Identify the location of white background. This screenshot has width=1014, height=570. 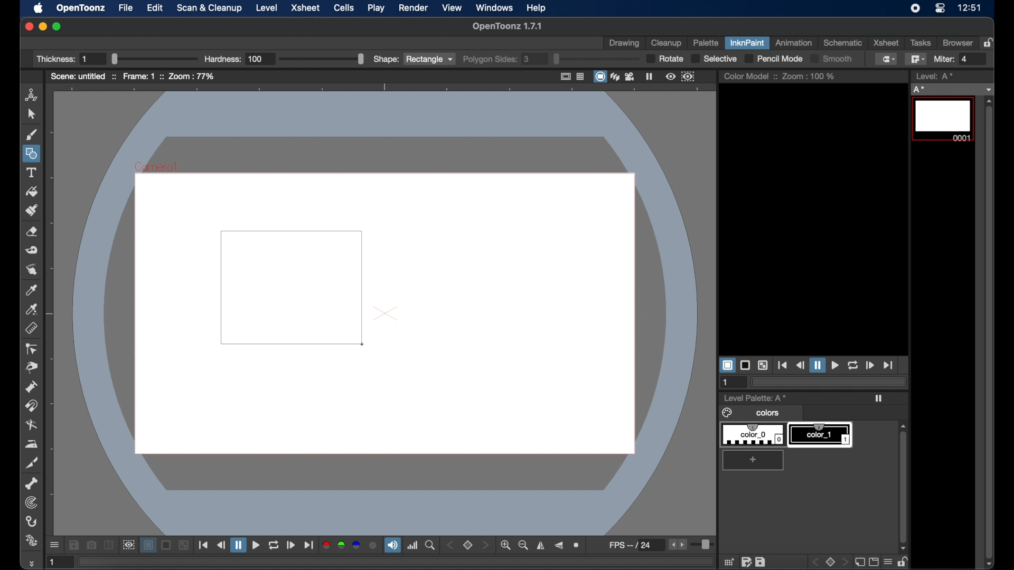
(148, 545).